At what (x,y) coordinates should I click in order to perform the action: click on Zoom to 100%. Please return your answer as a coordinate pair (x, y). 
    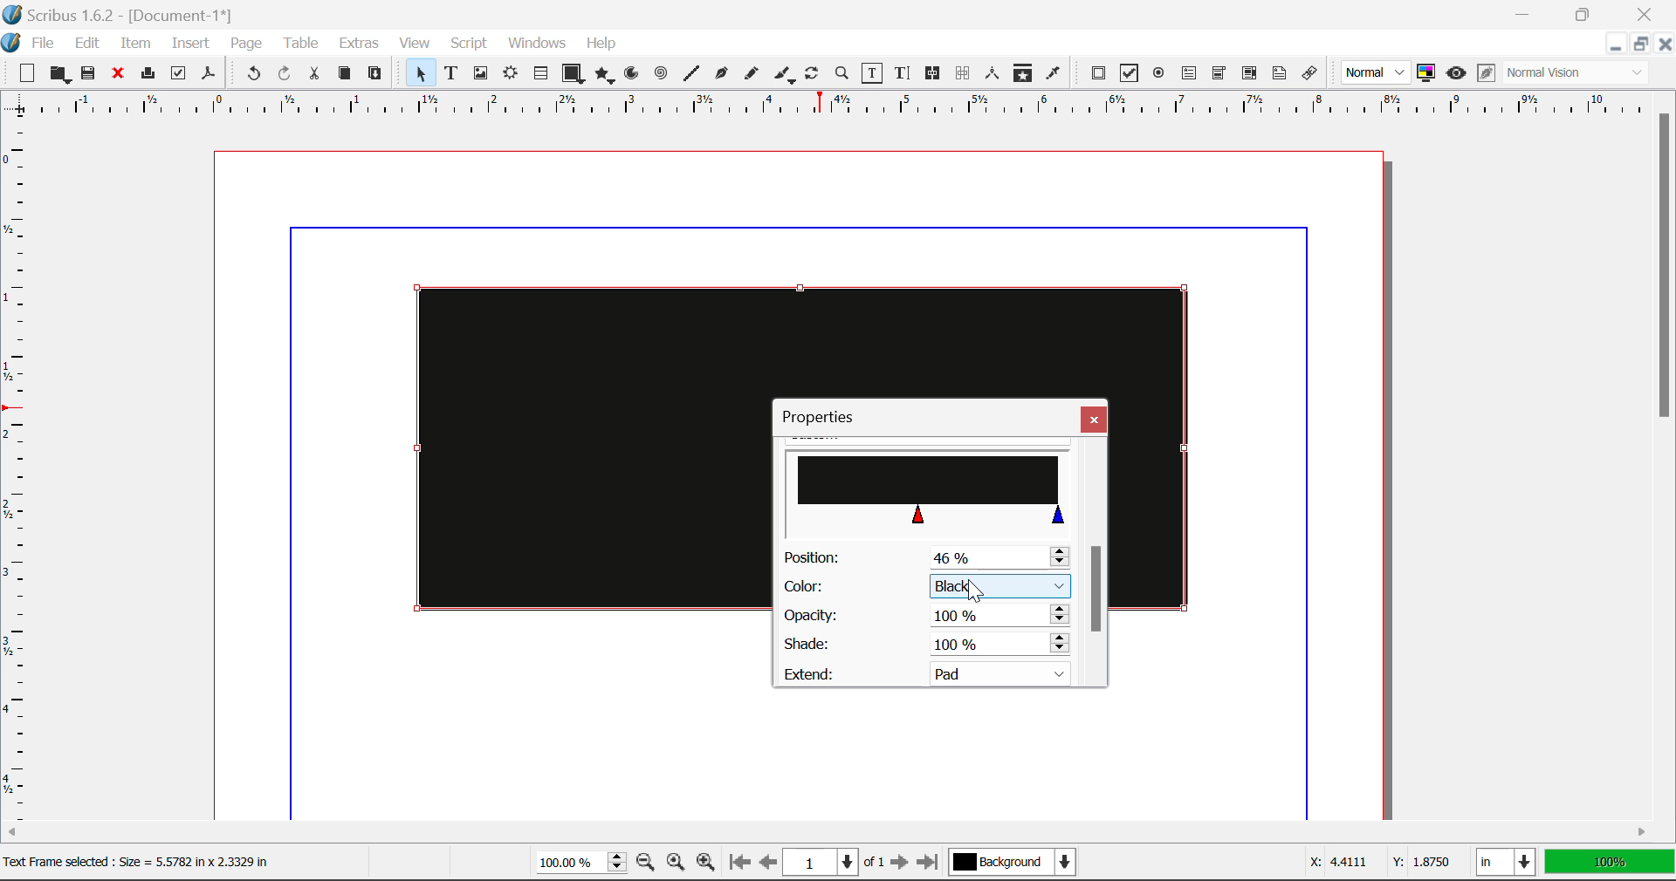
    Looking at the image, I should click on (677, 864).